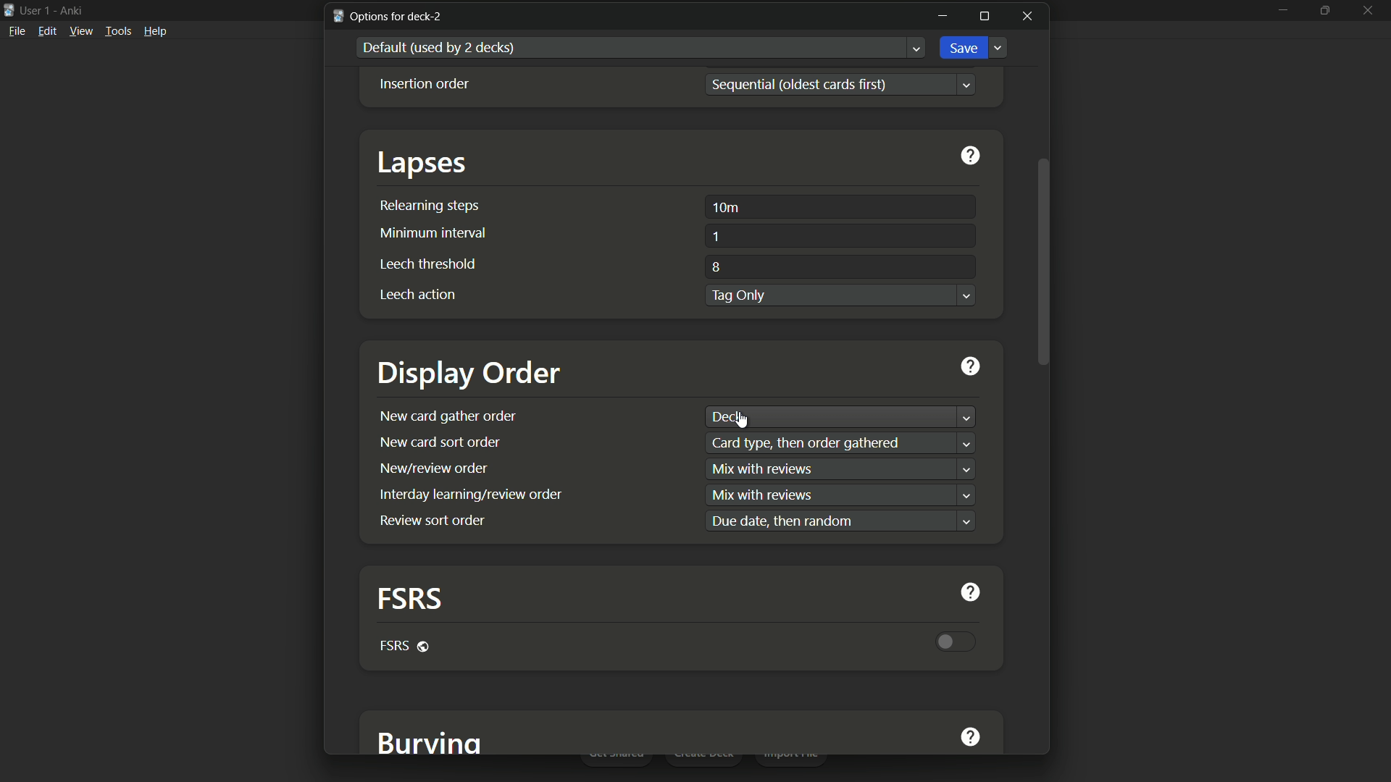  What do you see at coordinates (741, 419) in the screenshot?
I see `cursor` at bounding box center [741, 419].